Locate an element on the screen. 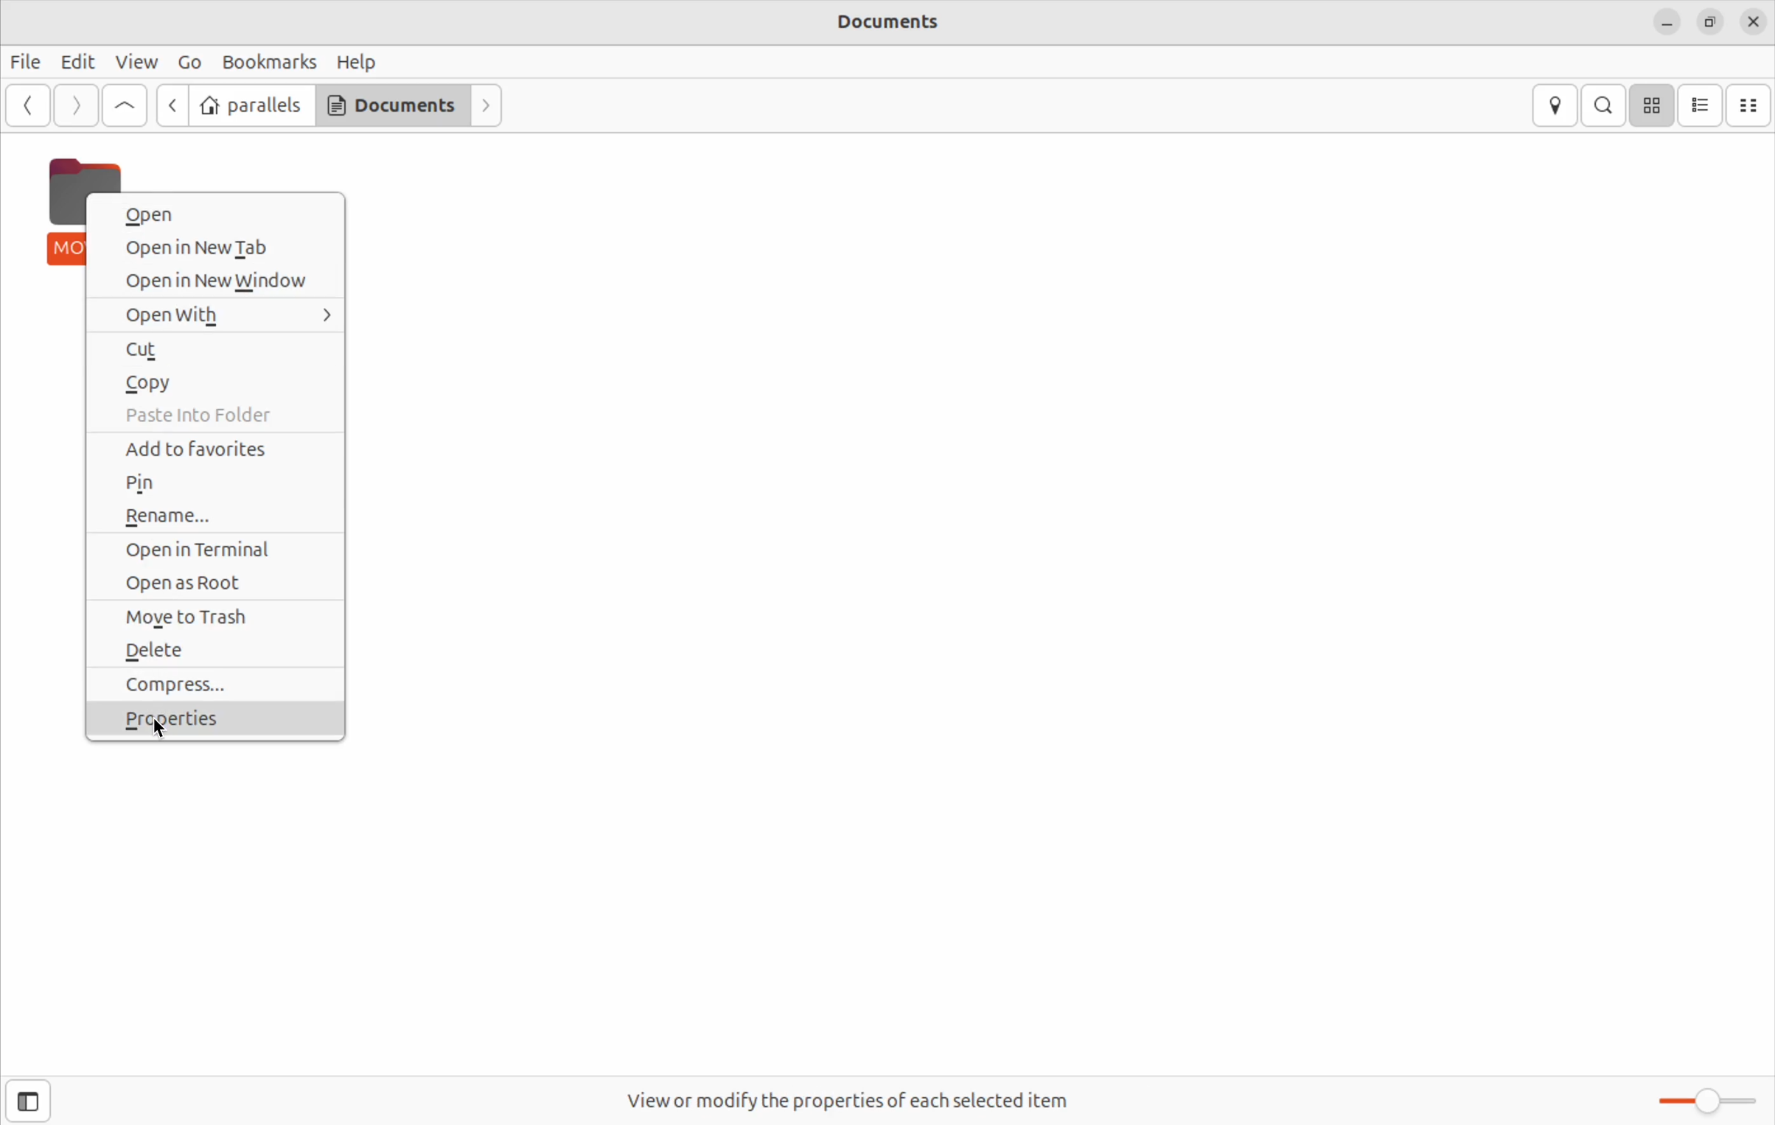 This screenshot has width=1775, height=1125. Compress is located at coordinates (215, 684).